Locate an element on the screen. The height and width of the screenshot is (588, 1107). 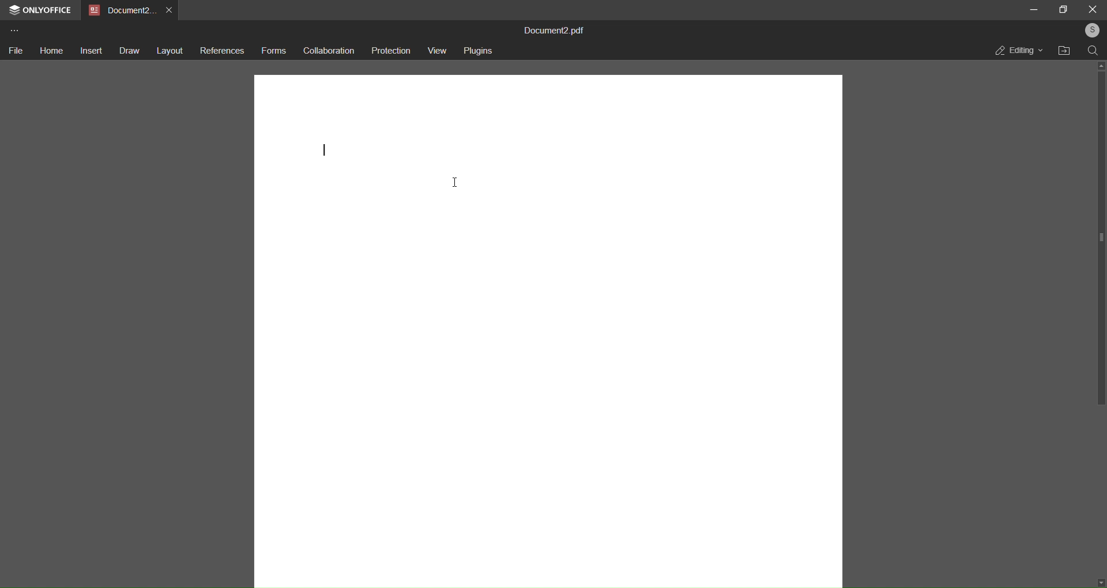
up is located at coordinates (1099, 65).